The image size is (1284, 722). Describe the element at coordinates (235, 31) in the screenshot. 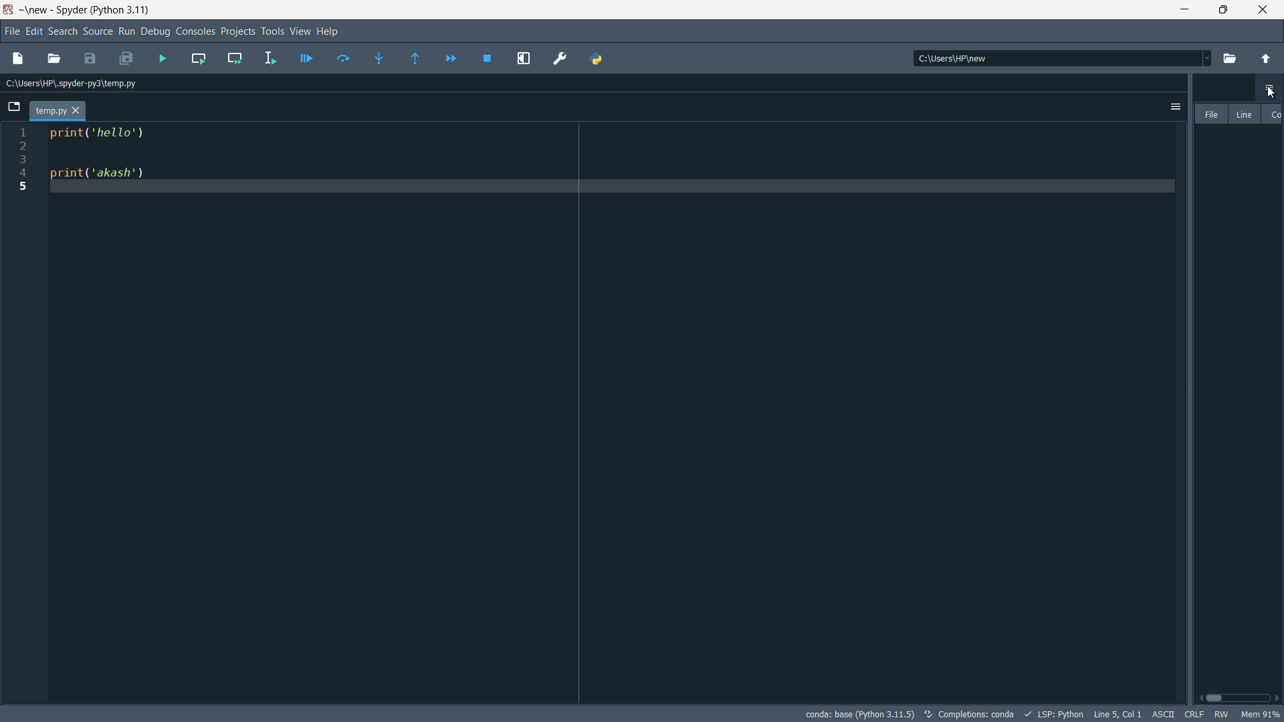

I see `Project Menu` at that location.